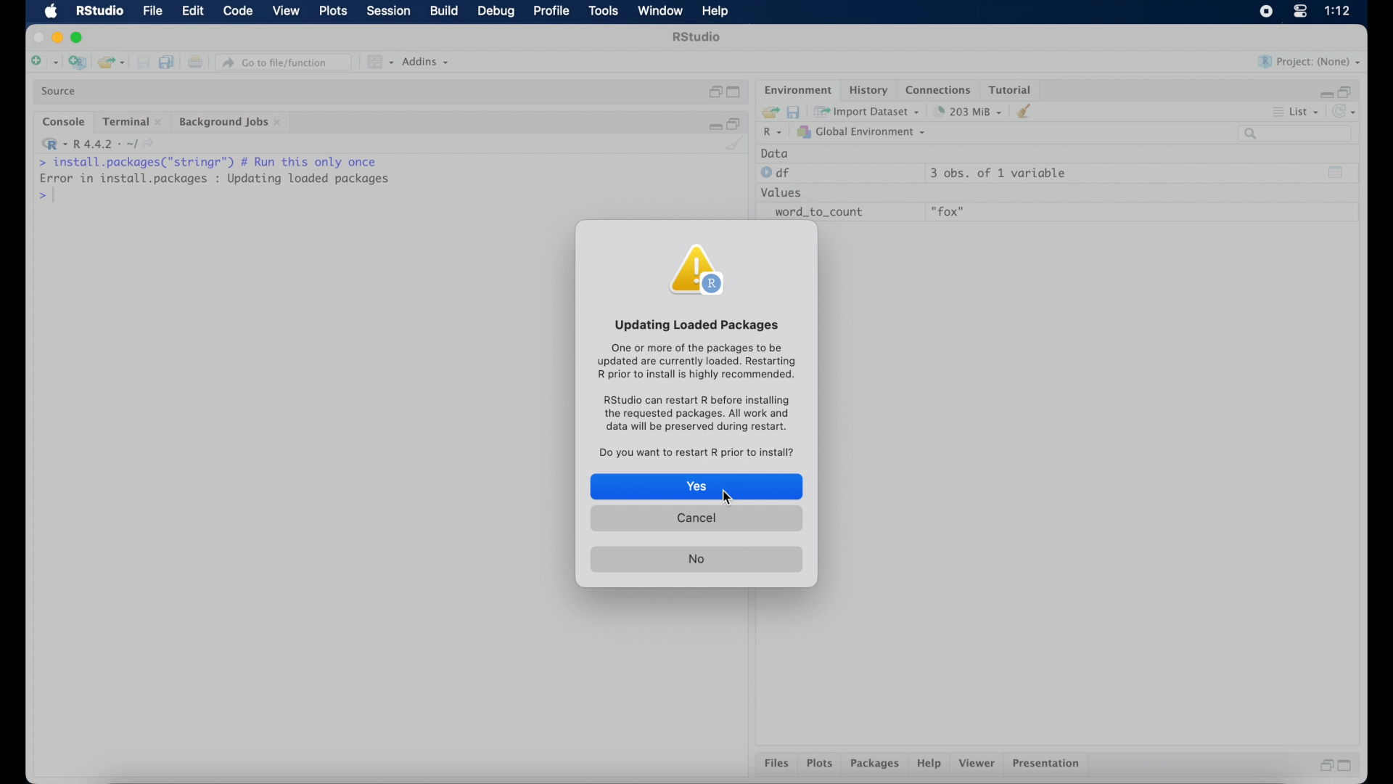  Describe the element at coordinates (861, 131) in the screenshot. I see `global environment` at that location.